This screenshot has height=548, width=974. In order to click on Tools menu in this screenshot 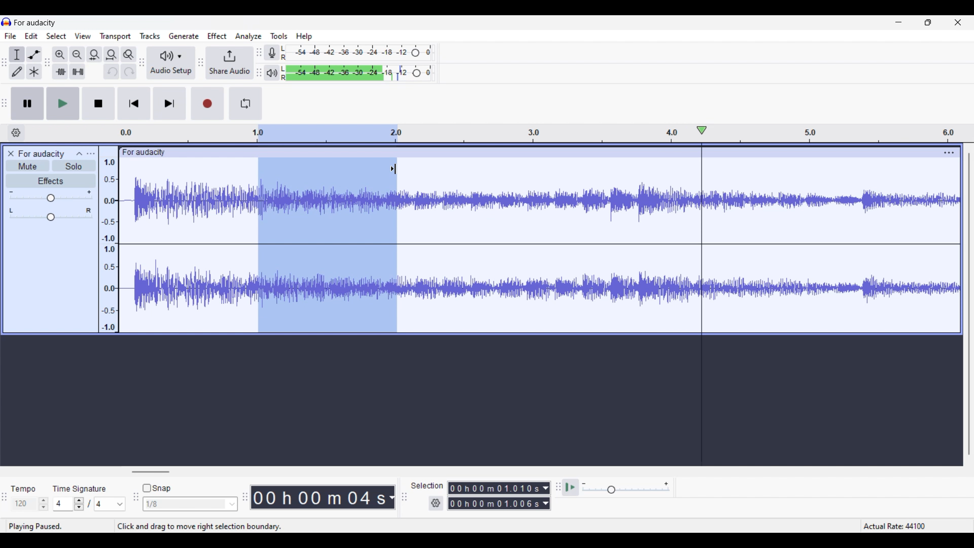, I will do `click(279, 36)`.